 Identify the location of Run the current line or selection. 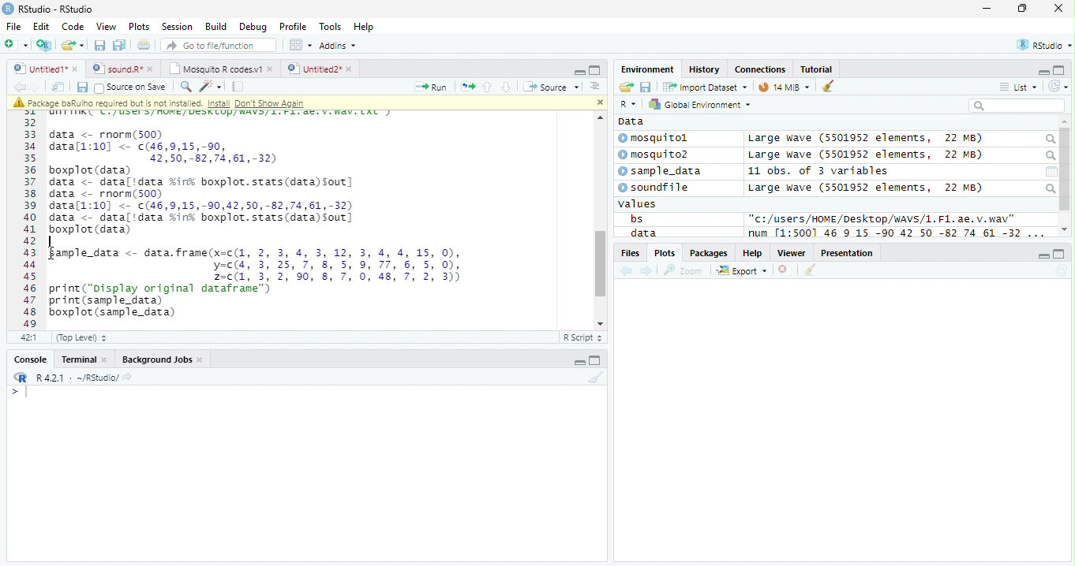
(431, 88).